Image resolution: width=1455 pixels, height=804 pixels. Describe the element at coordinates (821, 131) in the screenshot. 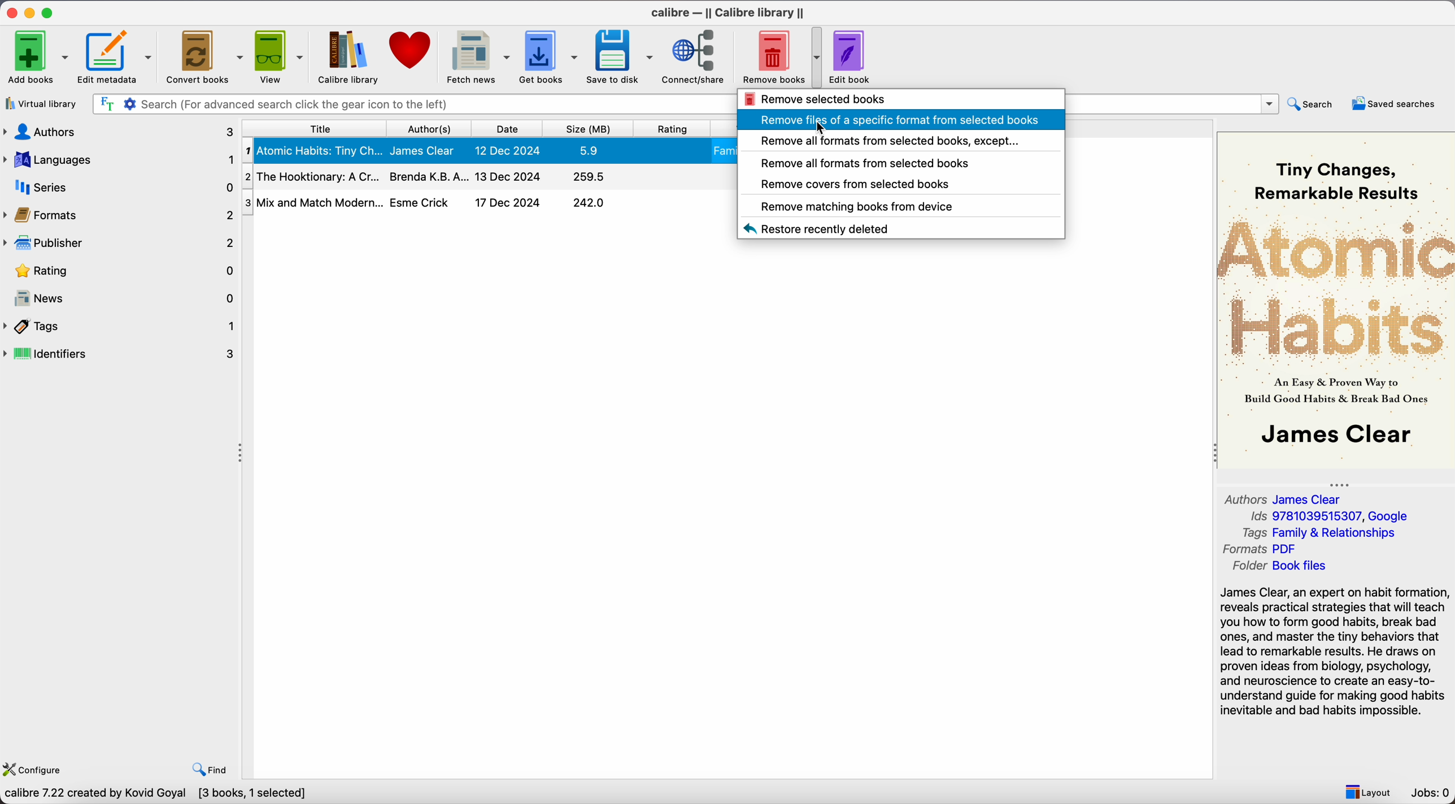

I see `cursor` at that location.